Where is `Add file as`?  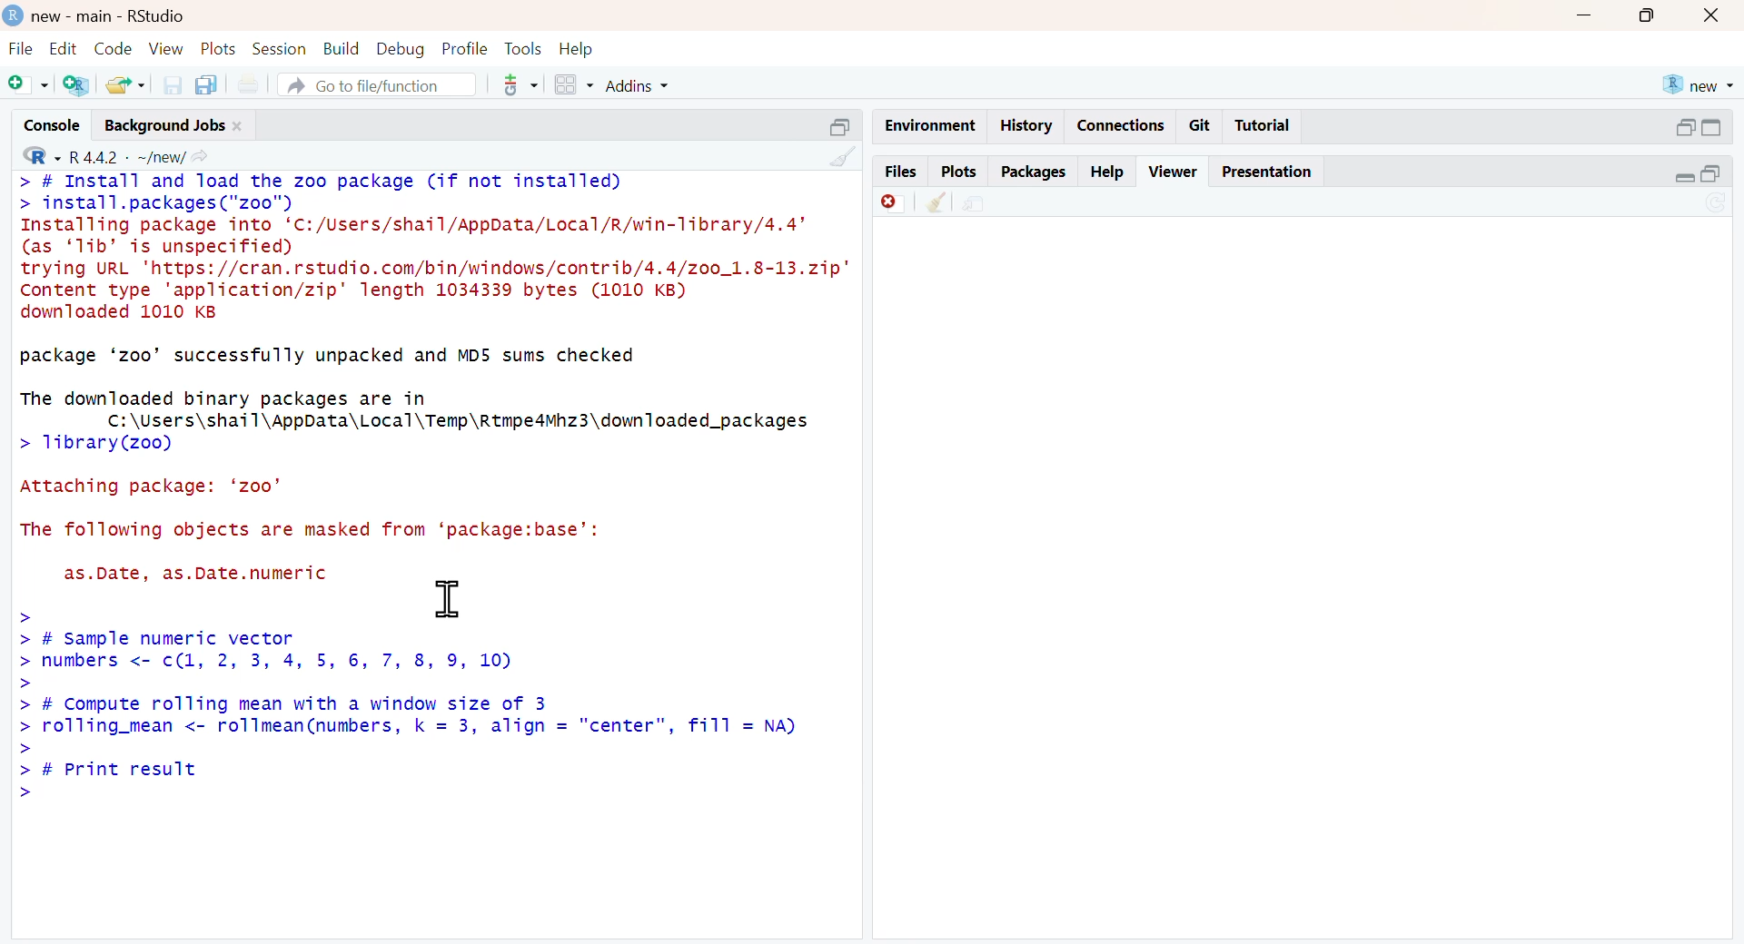 Add file as is located at coordinates (29, 84).